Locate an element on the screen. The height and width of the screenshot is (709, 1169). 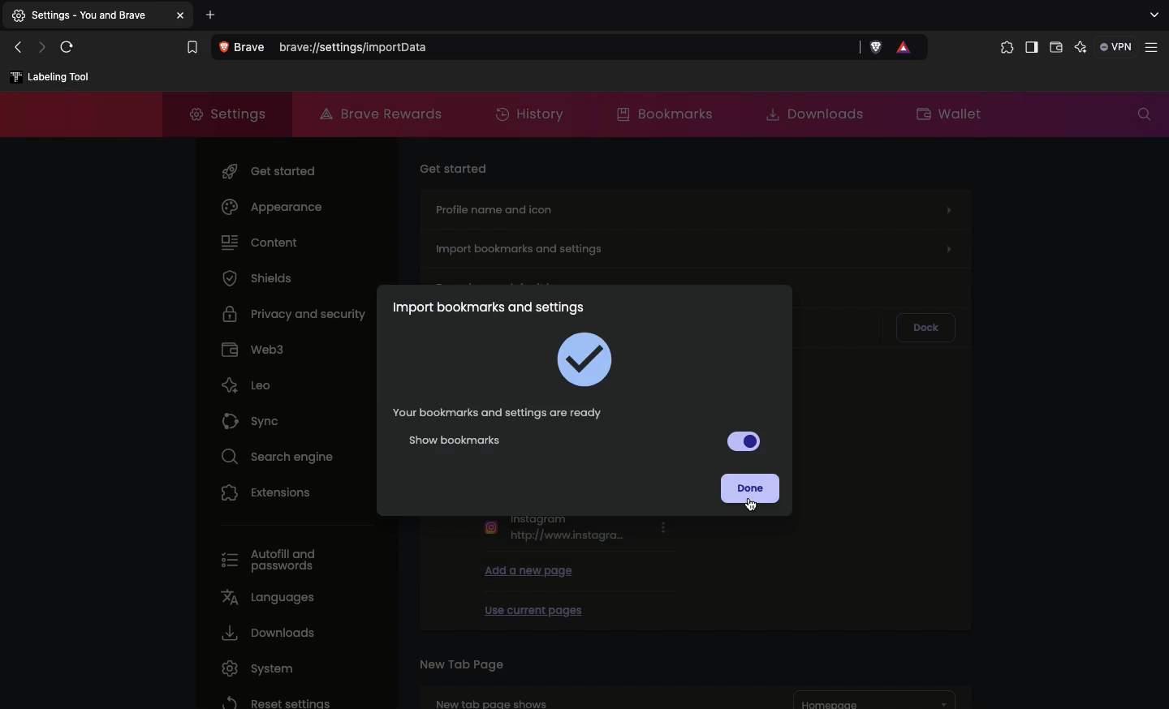
Instagram is located at coordinates (576, 531).